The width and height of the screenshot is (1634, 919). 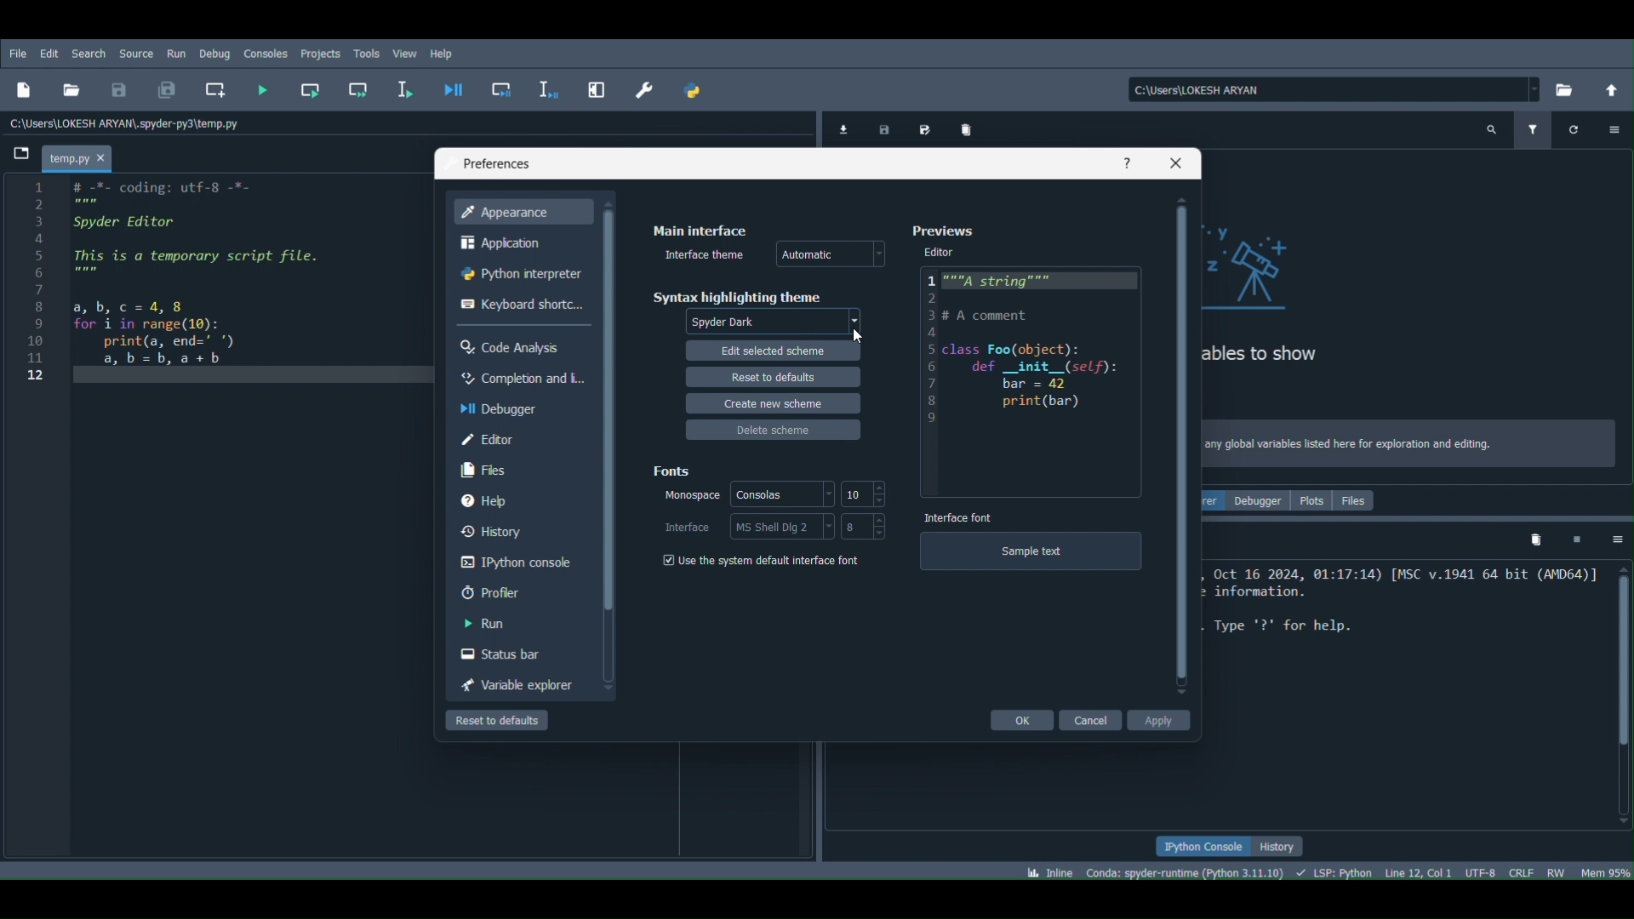 I want to click on Debug cell, so click(x=505, y=88).